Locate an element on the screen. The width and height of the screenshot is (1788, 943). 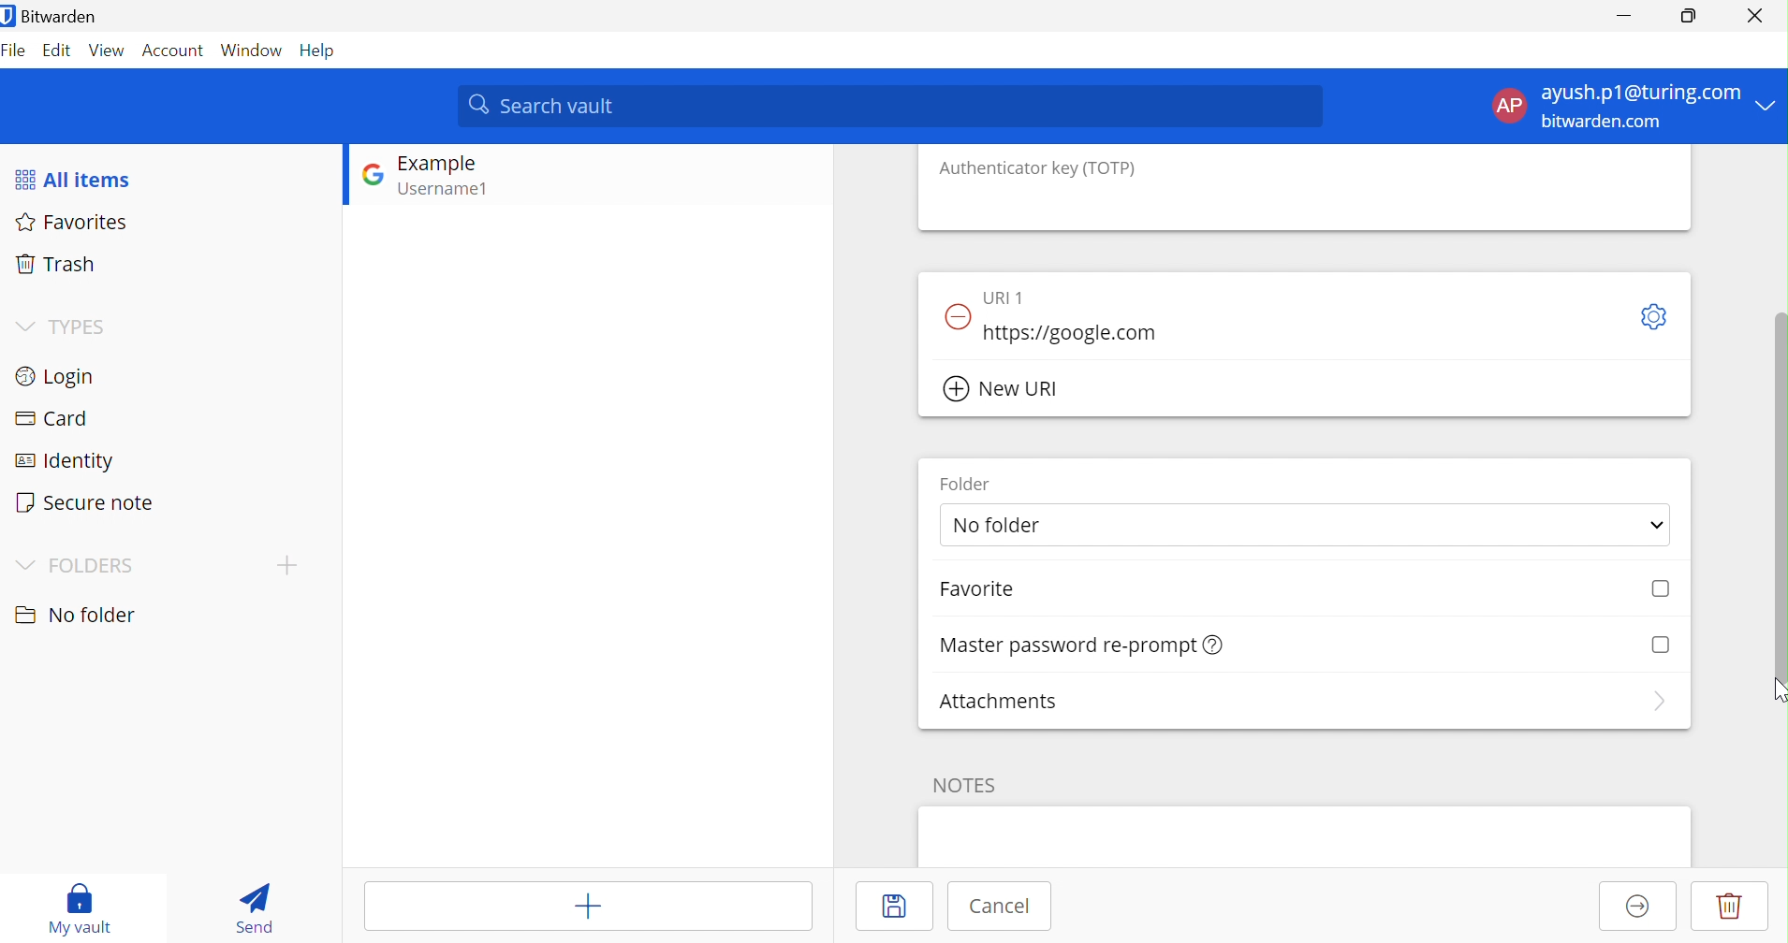
Favorites is located at coordinates (78, 224).